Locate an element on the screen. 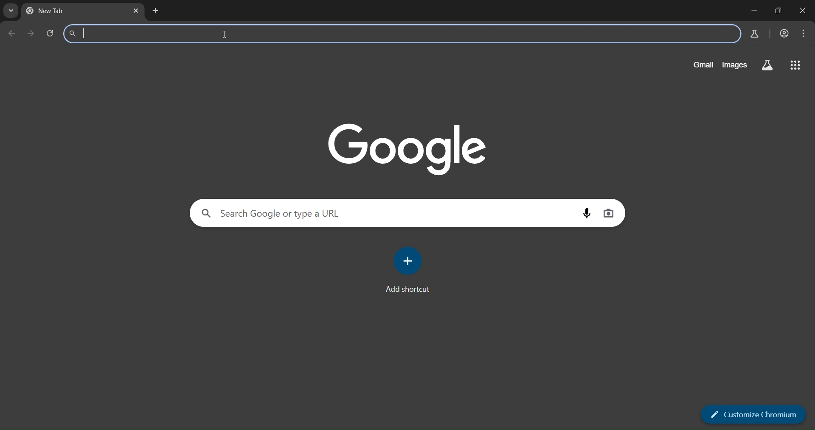  go forward one page is located at coordinates (33, 34).